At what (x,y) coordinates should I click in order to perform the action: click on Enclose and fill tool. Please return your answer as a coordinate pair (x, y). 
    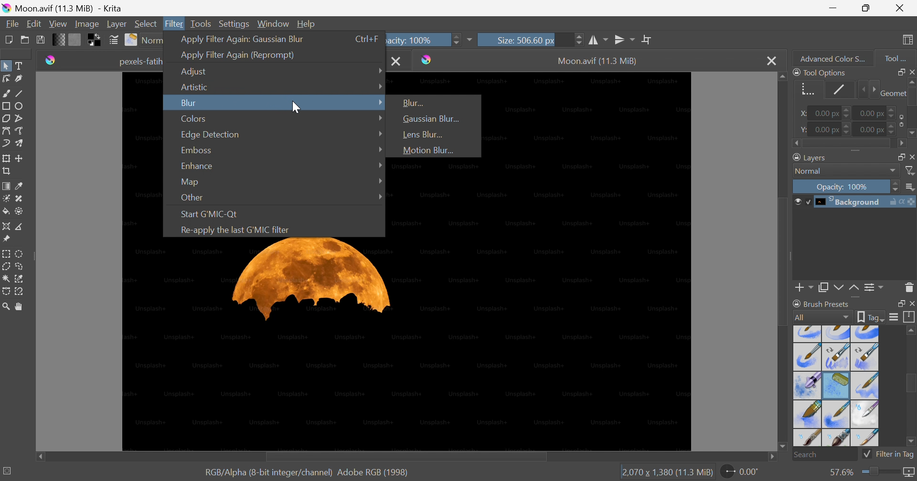
    Looking at the image, I should click on (19, 212).